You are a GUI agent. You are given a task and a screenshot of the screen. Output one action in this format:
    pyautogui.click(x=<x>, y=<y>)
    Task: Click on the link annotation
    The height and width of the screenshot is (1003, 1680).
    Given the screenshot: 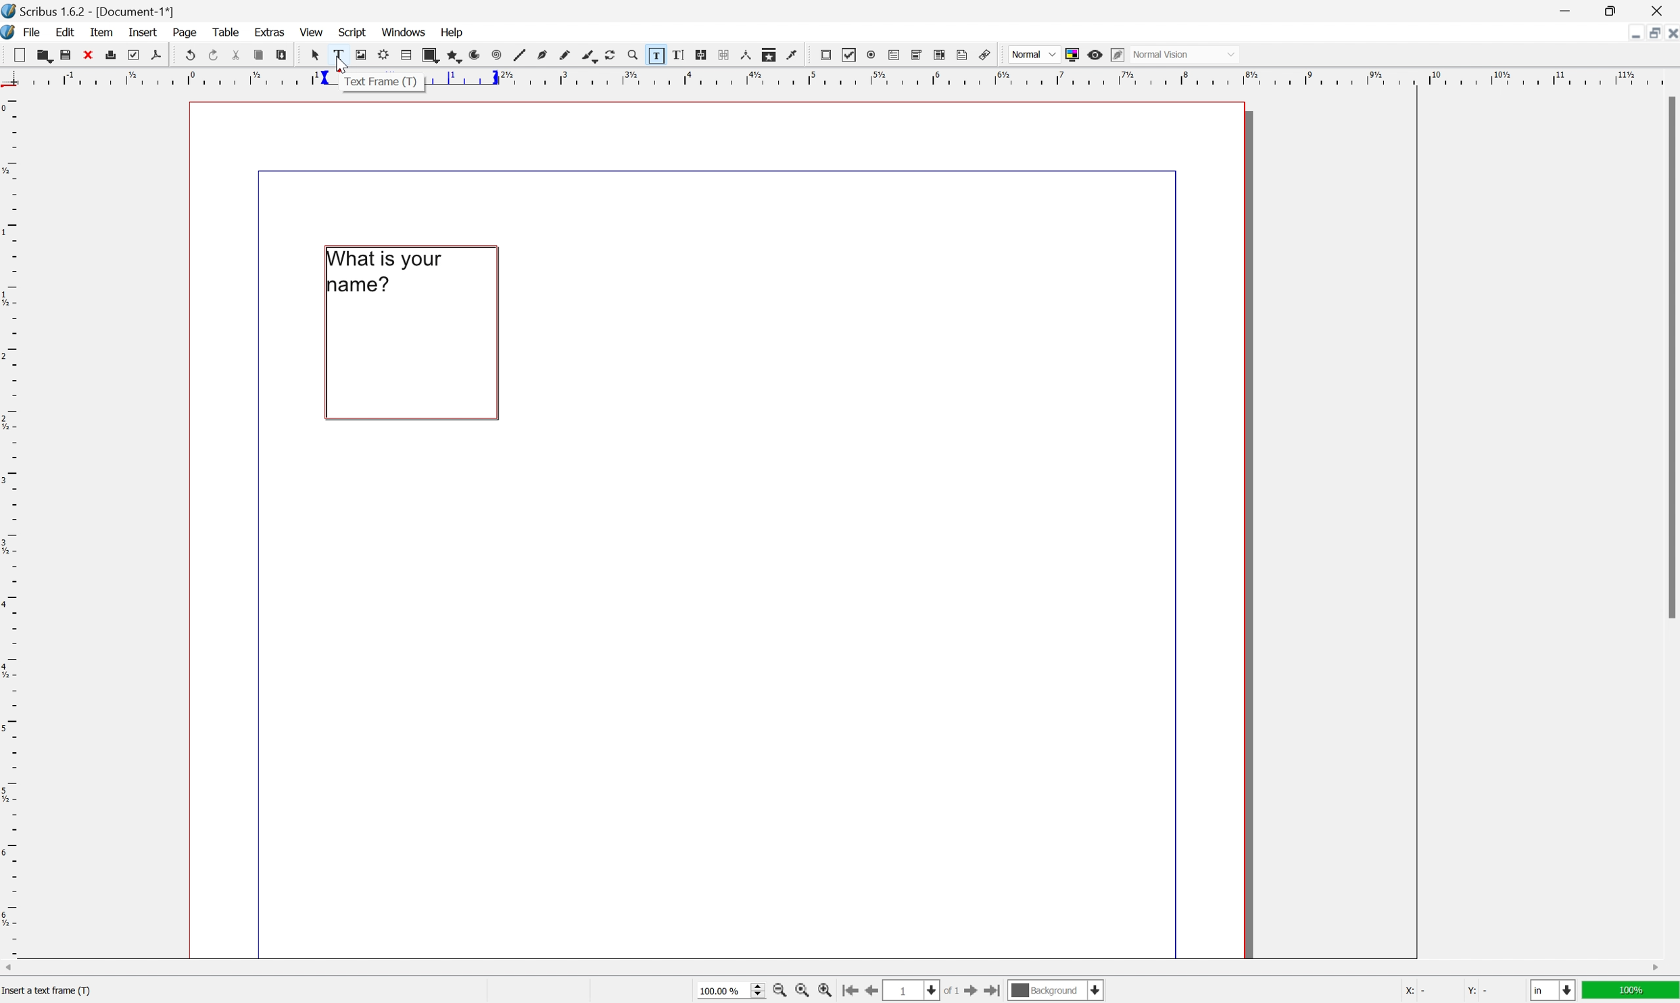 What is the action you would take?
    pyautogui.click(x=986, y=55)
    